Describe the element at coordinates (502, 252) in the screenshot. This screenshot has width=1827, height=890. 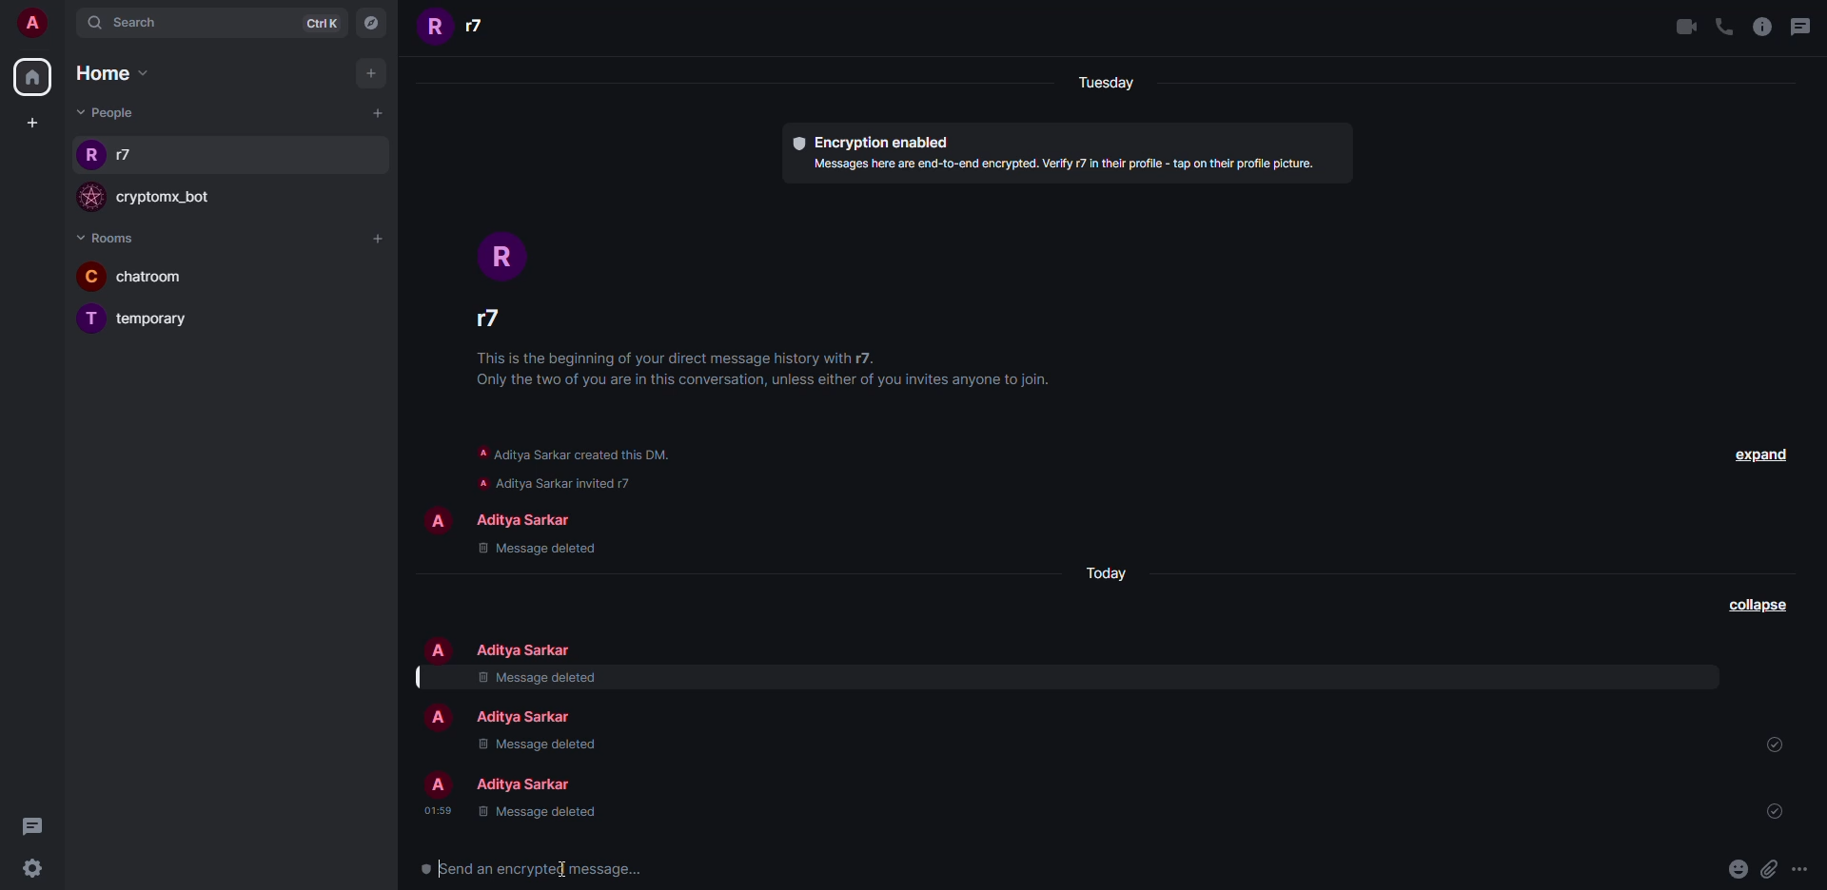
I see `profile` at that location.